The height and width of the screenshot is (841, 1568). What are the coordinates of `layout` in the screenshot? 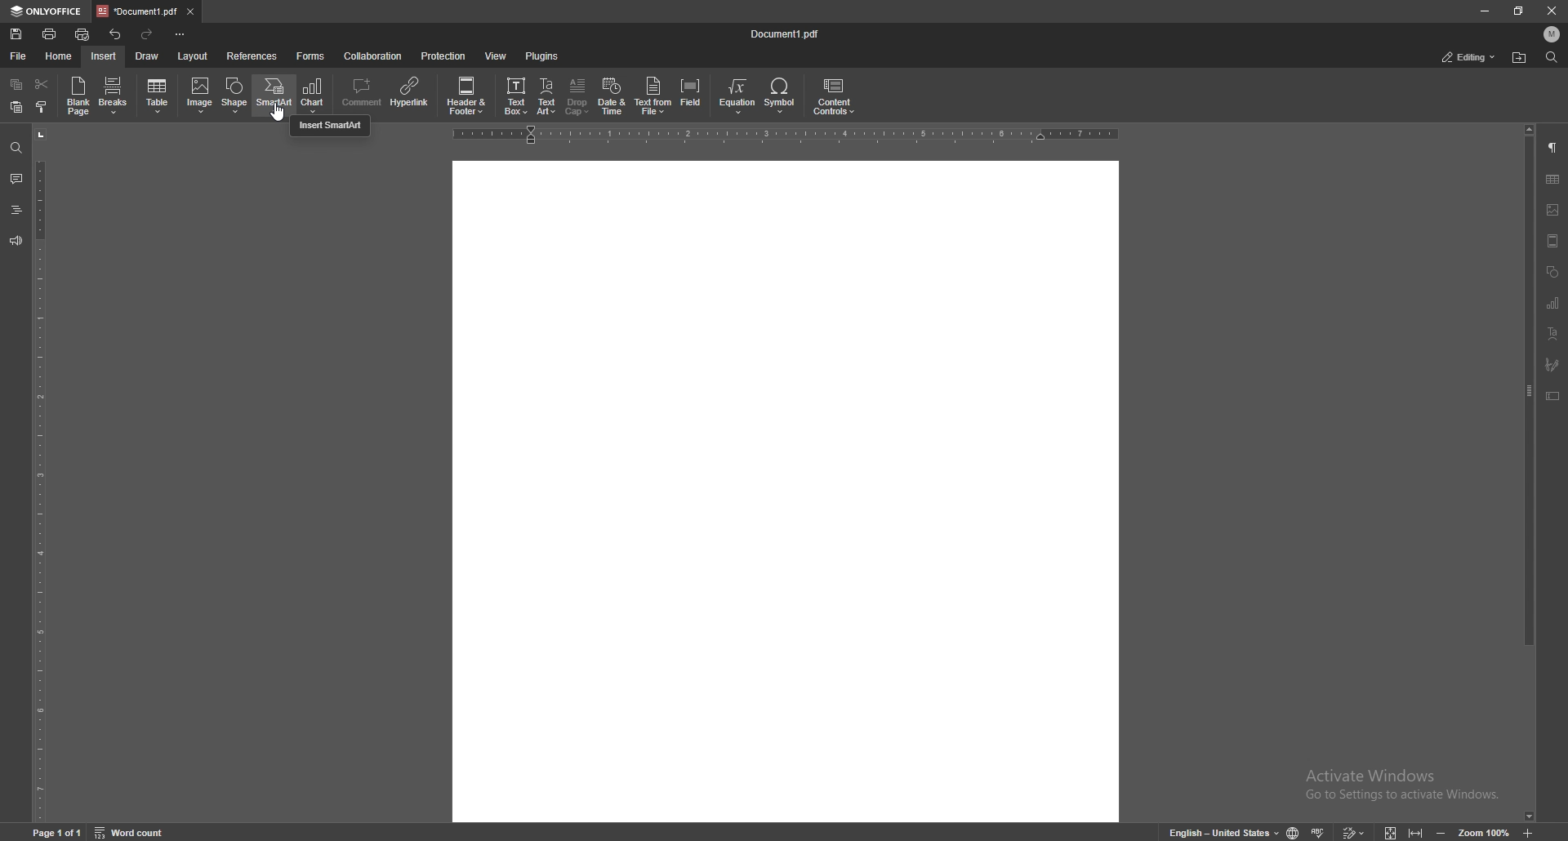 It's located at (194, 56).